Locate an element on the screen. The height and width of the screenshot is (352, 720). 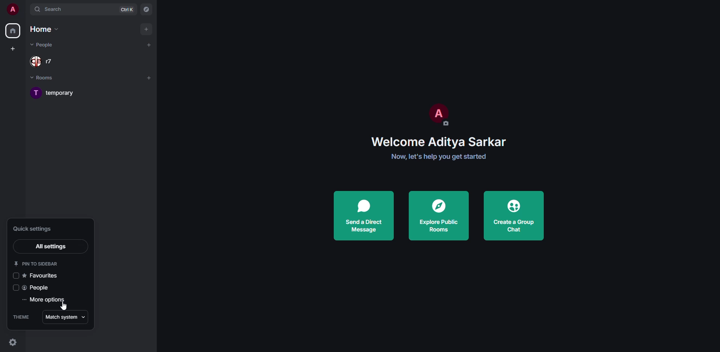
people is located at coordinates (45, 61).